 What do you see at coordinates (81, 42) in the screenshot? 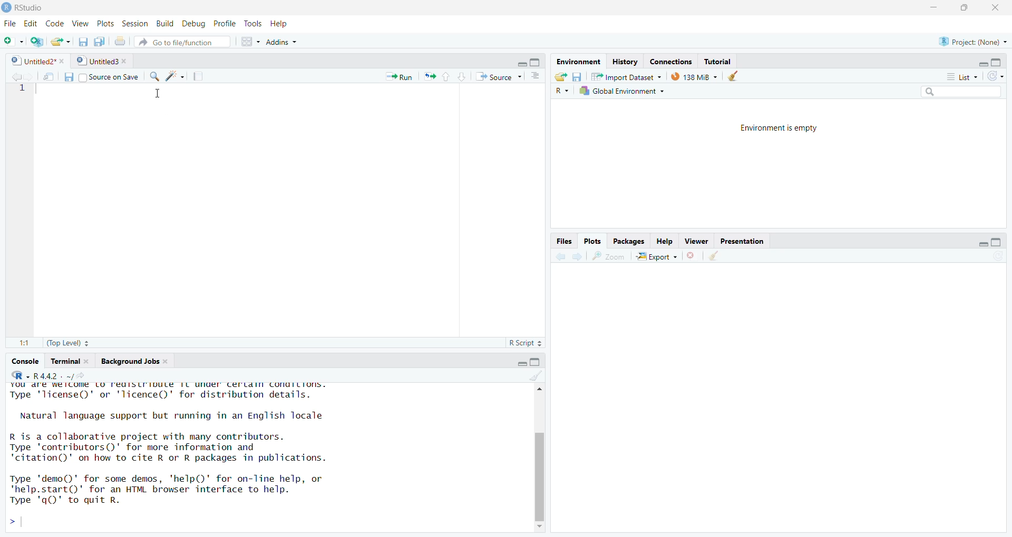
I see `Save current document` at bounding box center [81, 42].